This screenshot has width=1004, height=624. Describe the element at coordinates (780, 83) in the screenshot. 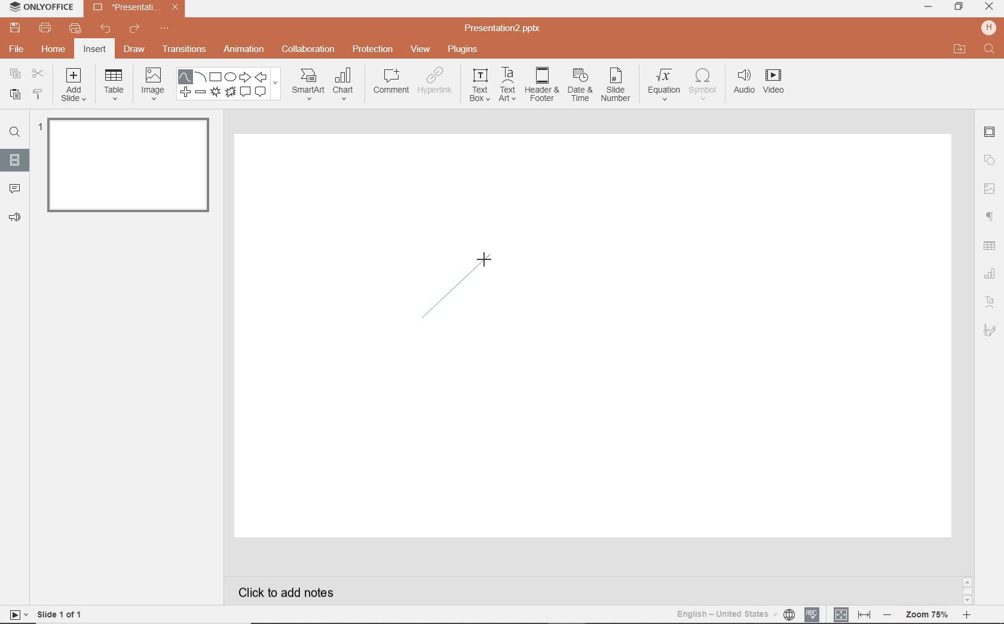

I see `VIDEO` at that location.